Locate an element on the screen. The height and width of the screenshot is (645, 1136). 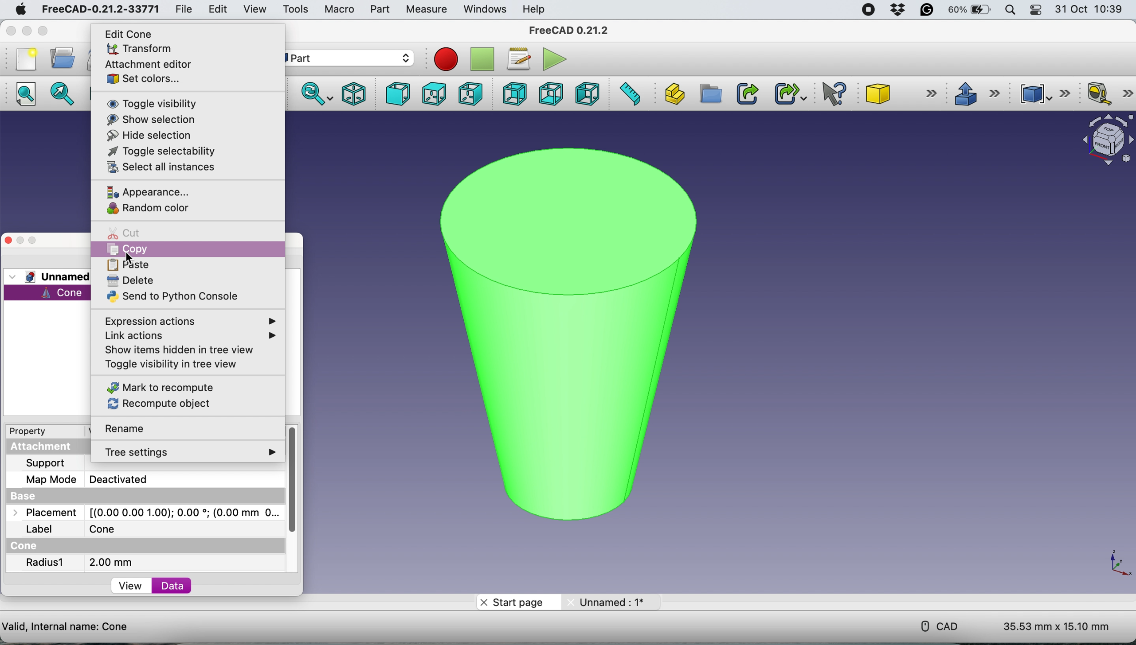
part is located at coordinates (351, 58).